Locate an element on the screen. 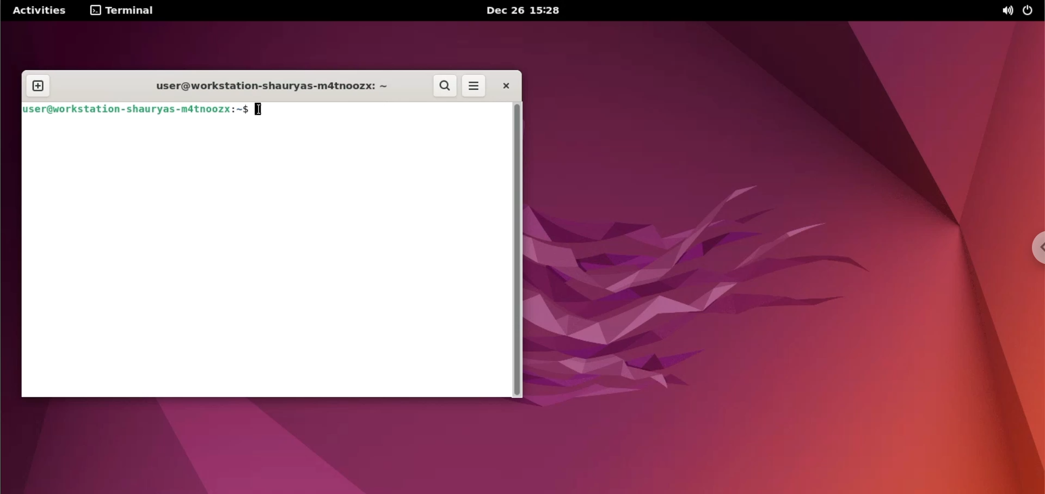 This screenshot has height=494, width=1045. search is located at coordinates (445, 86).